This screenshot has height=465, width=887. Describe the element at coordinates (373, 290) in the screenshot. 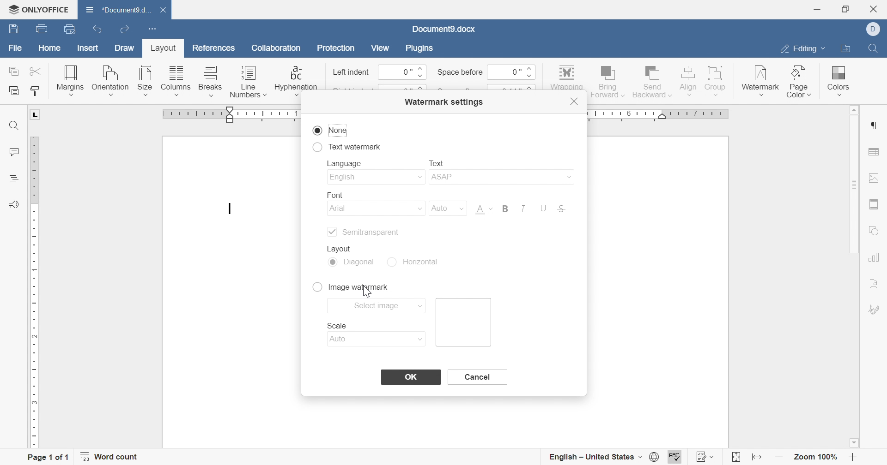

I see `cursor` at that location.